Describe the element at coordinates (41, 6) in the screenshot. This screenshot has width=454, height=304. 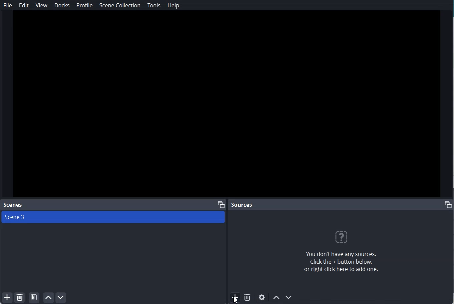
I see `View` at that location.